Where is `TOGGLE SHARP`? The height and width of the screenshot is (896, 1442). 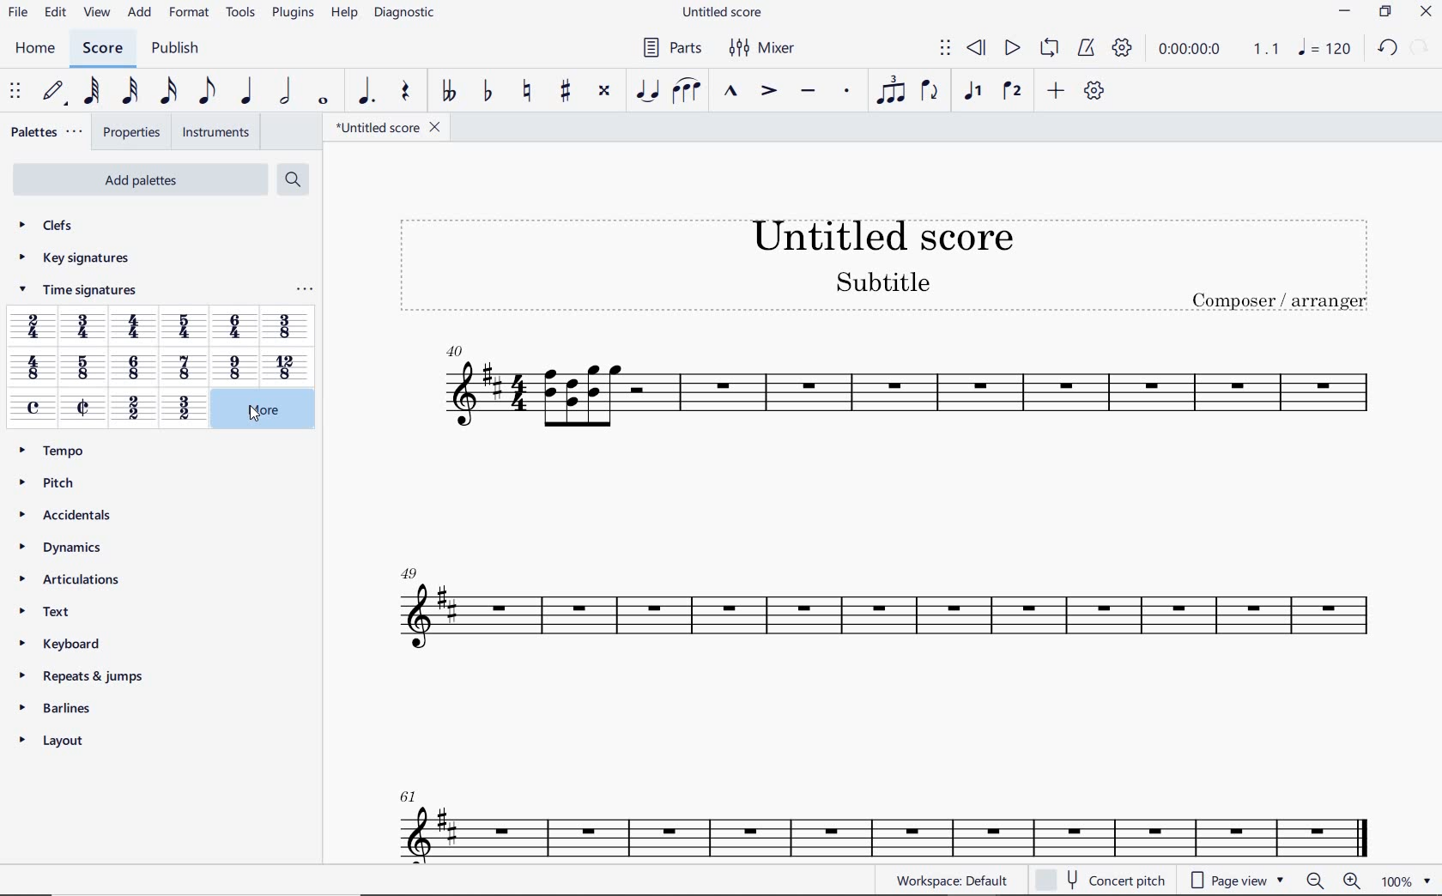
TOGGLE SHARP is located at coordinates (563, 93).